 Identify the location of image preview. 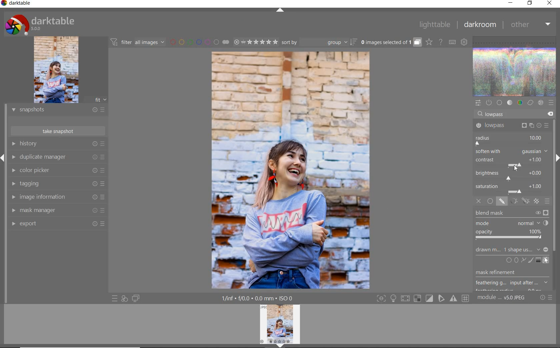
(282, 326).